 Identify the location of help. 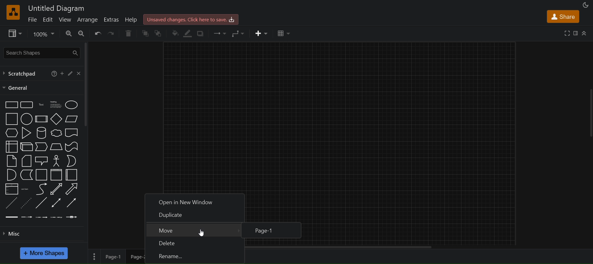
(132, 19).